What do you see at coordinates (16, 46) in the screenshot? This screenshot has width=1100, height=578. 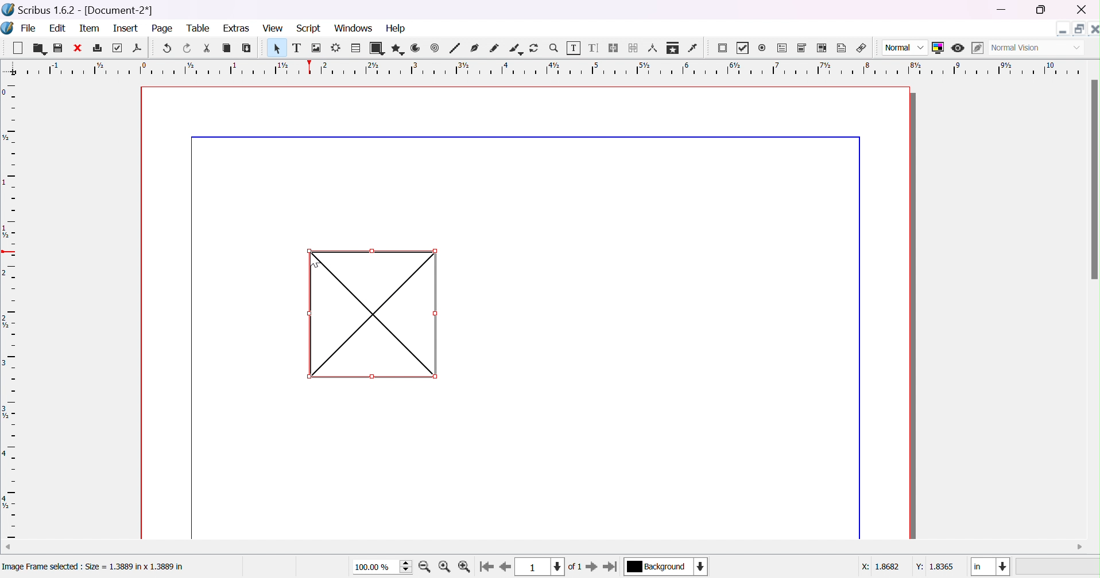 I see `new` at bounding box center [16, 46].